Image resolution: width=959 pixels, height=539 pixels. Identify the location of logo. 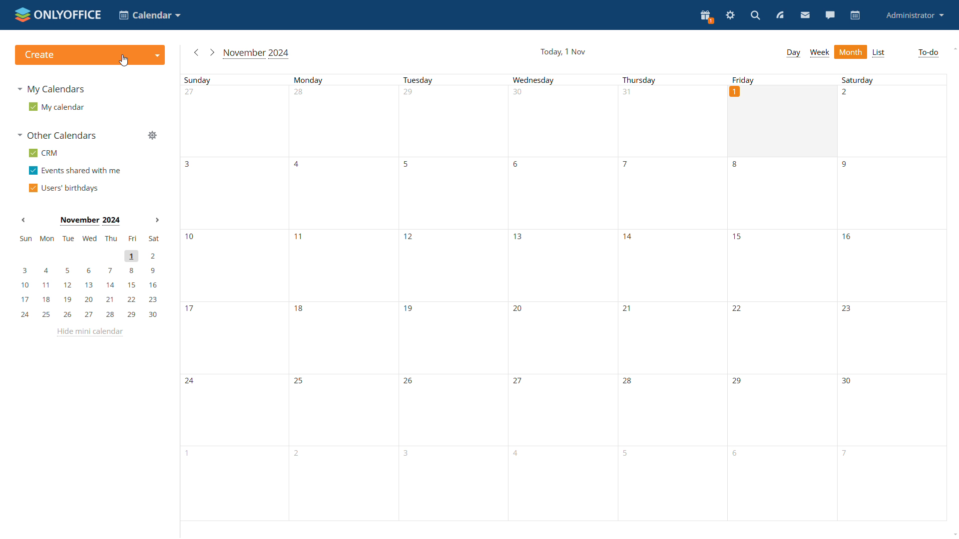
(57, 13).